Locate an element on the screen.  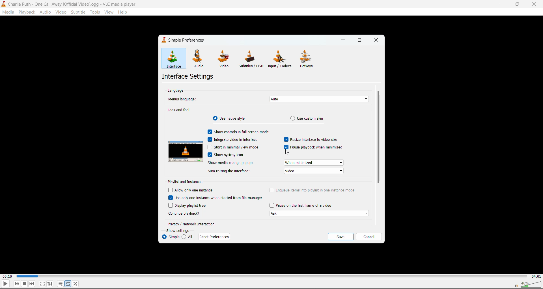
Checbox is located at coordinates (210, 155).